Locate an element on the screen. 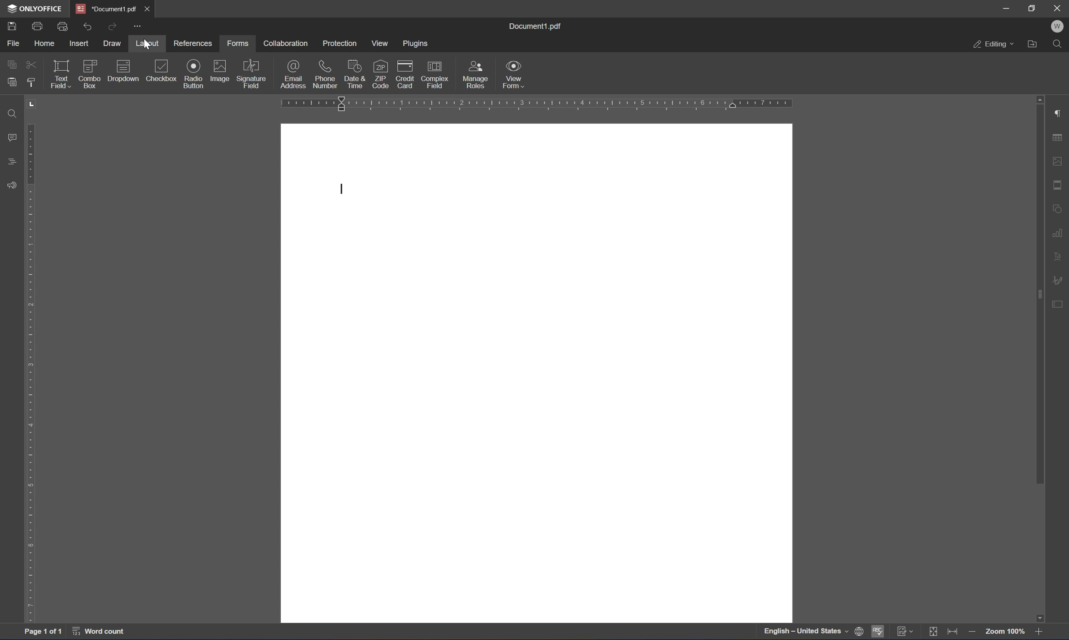 The image size is (1069, 640). word count is located at coordinates (96, 634).